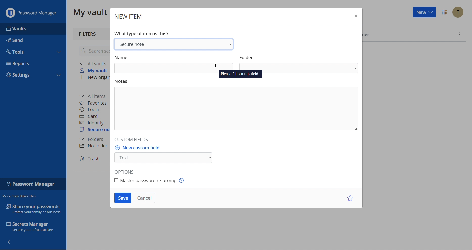 The image size is (472, 250). What do you see at coordinates (91, 158) in the screenshot?
I see `Trash` at bounding box center [91, 158].